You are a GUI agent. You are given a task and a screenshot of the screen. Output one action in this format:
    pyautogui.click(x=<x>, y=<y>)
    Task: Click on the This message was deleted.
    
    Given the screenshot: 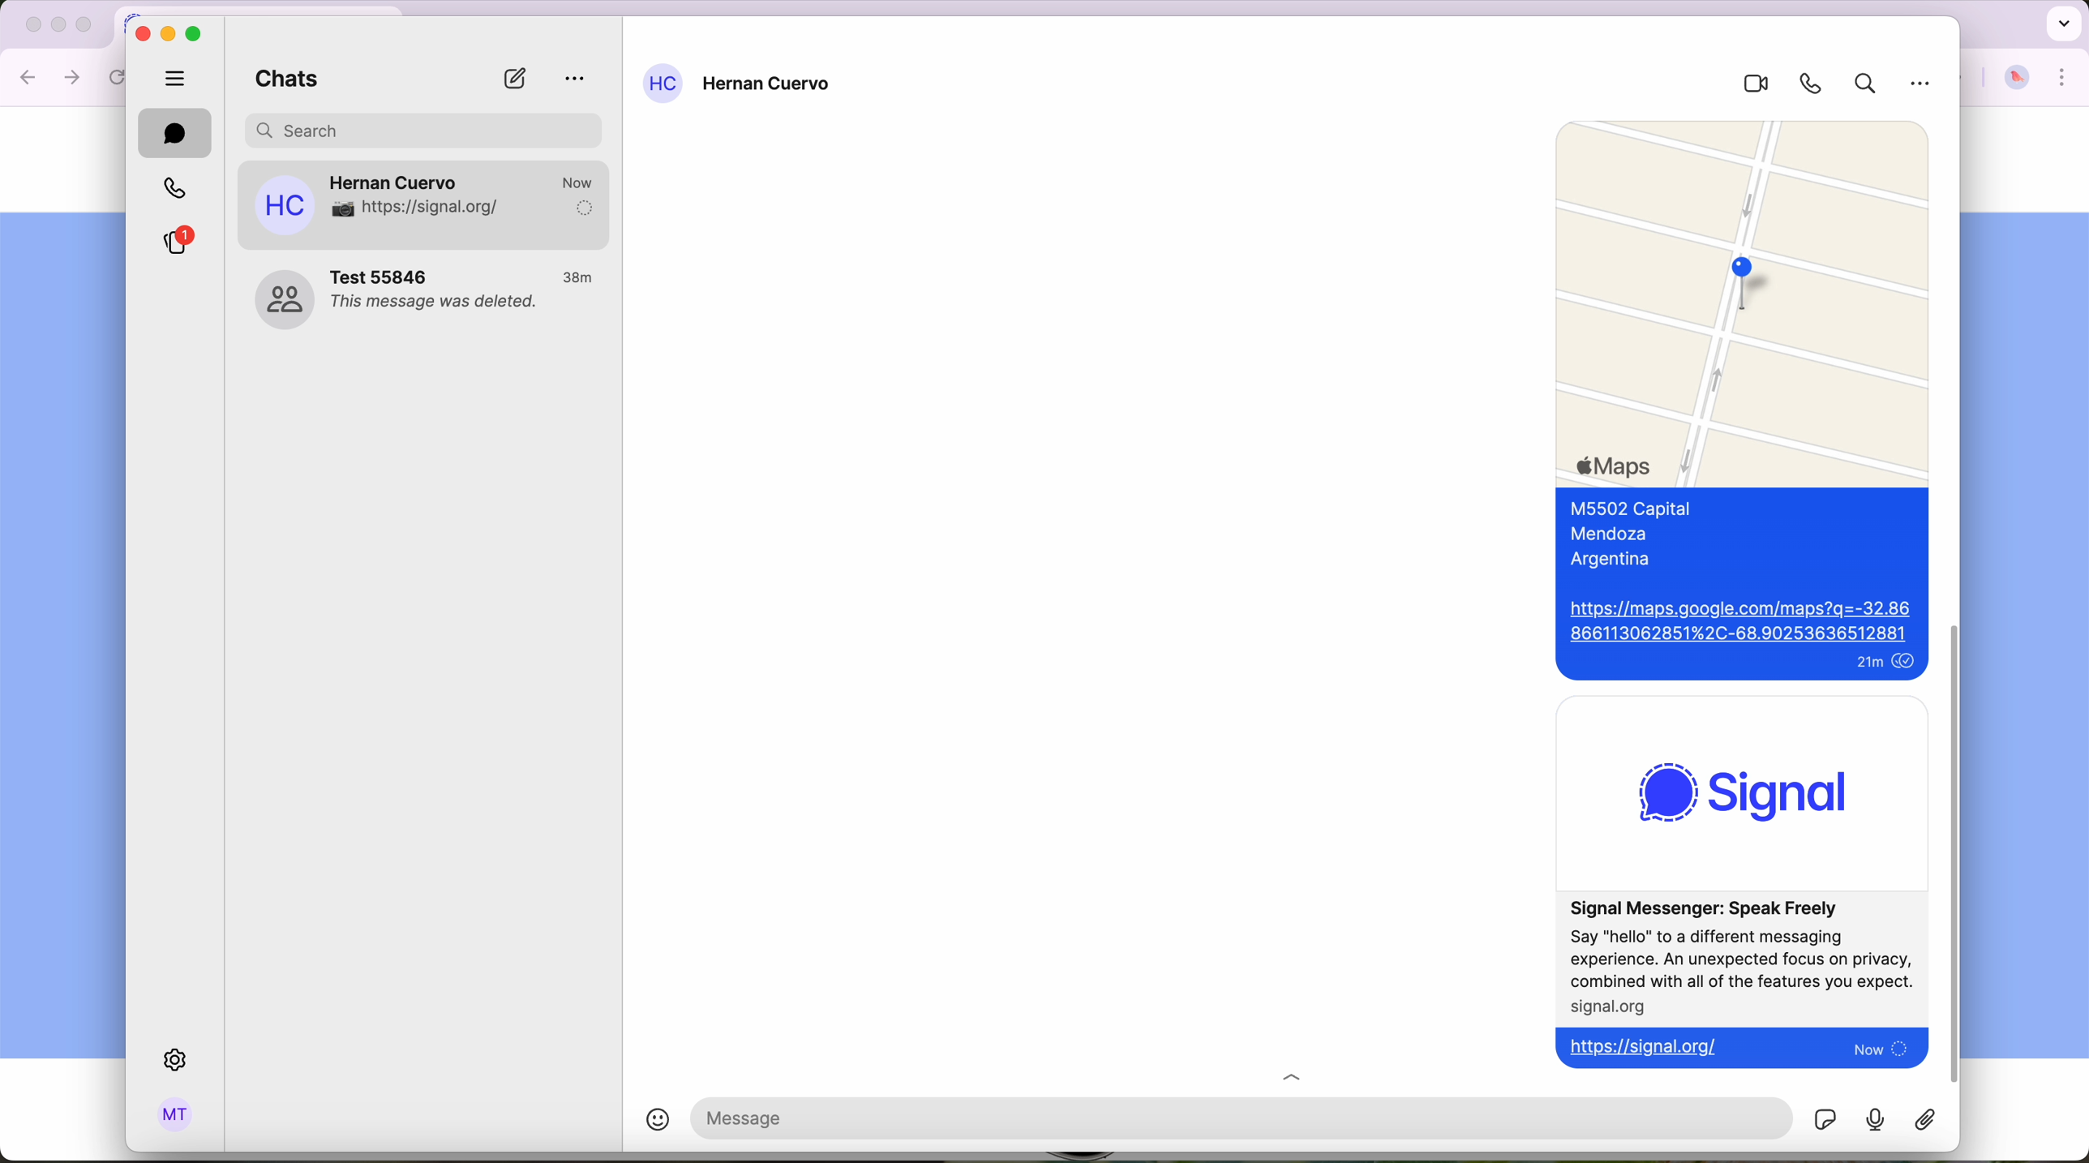 What is the action you would take?
    pyautogui.click(x=437, y=305)
    